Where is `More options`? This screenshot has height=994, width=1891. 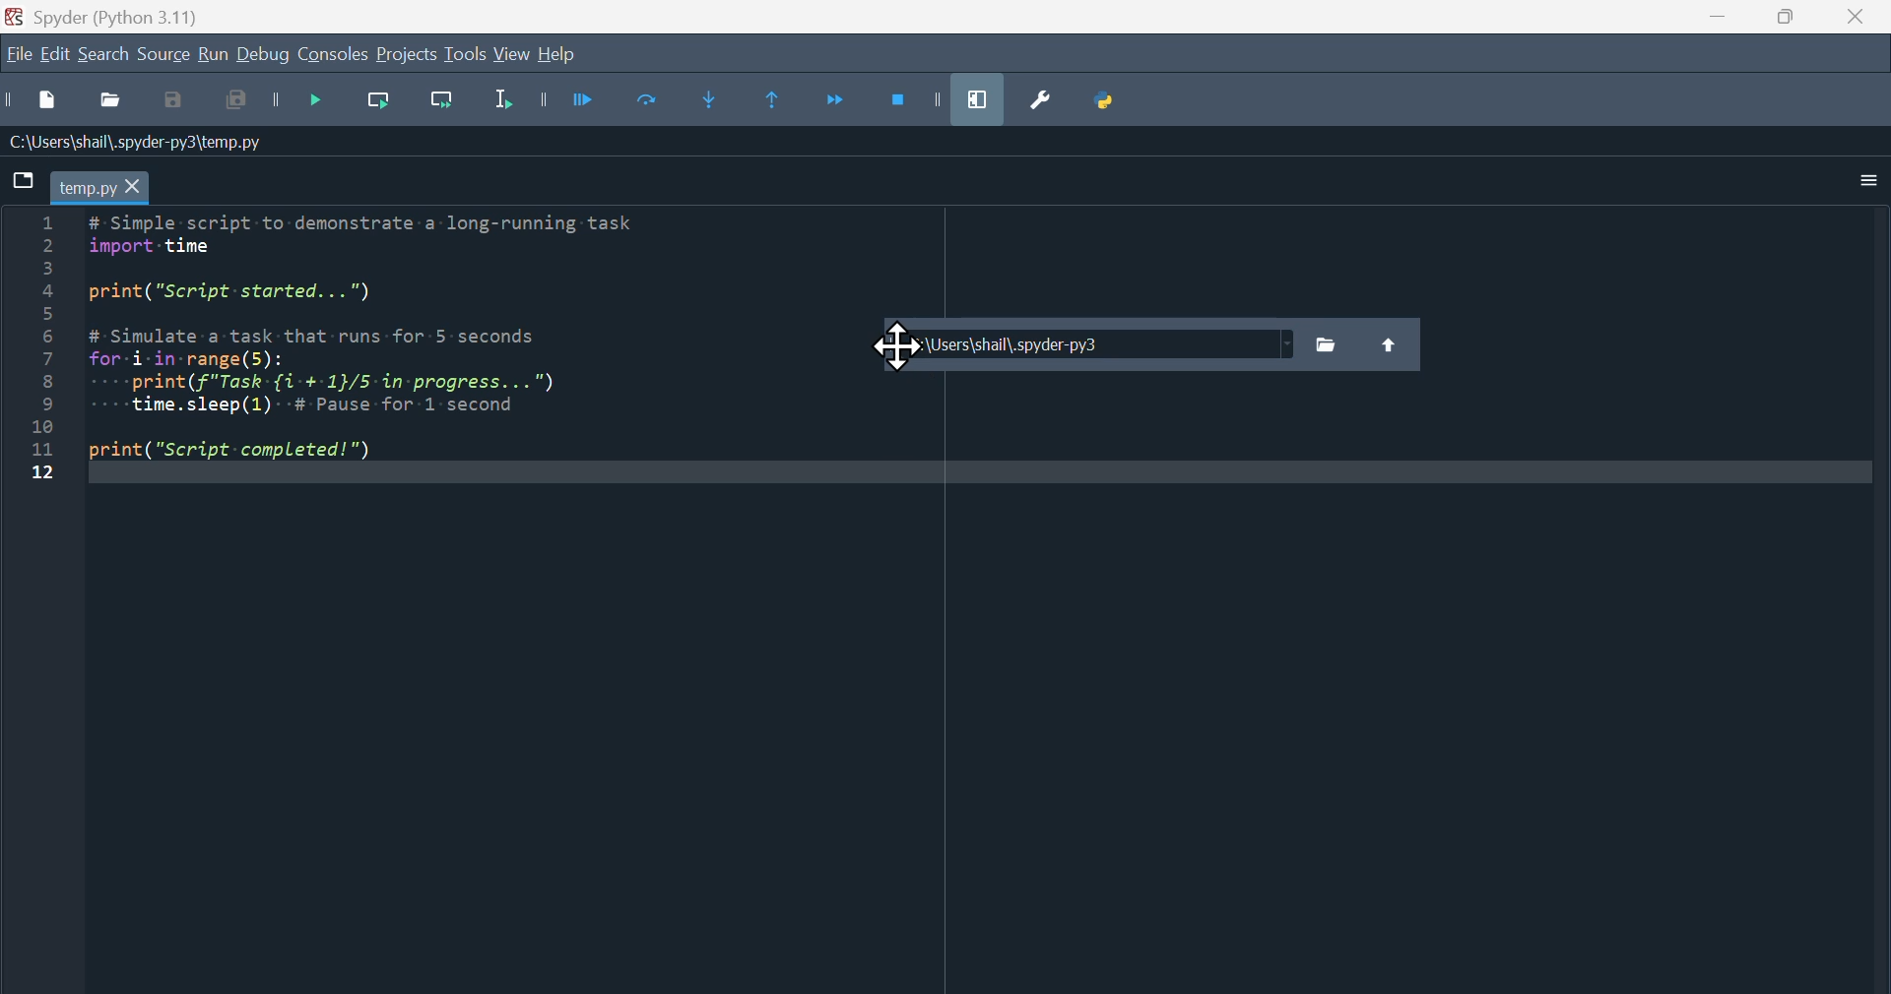
More options is located at coordinates (1855, 185).